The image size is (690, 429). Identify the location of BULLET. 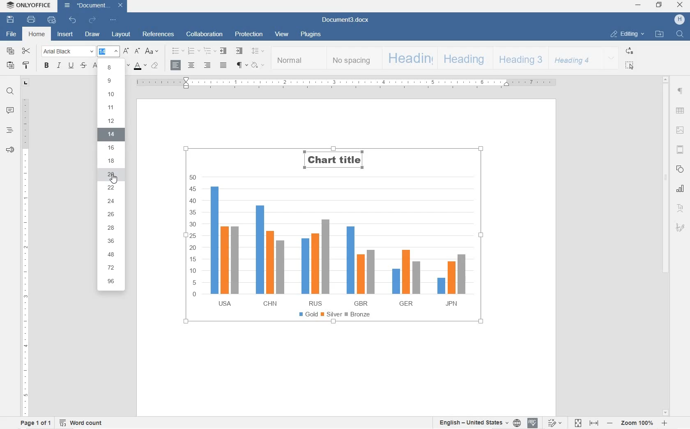
(178, 51).